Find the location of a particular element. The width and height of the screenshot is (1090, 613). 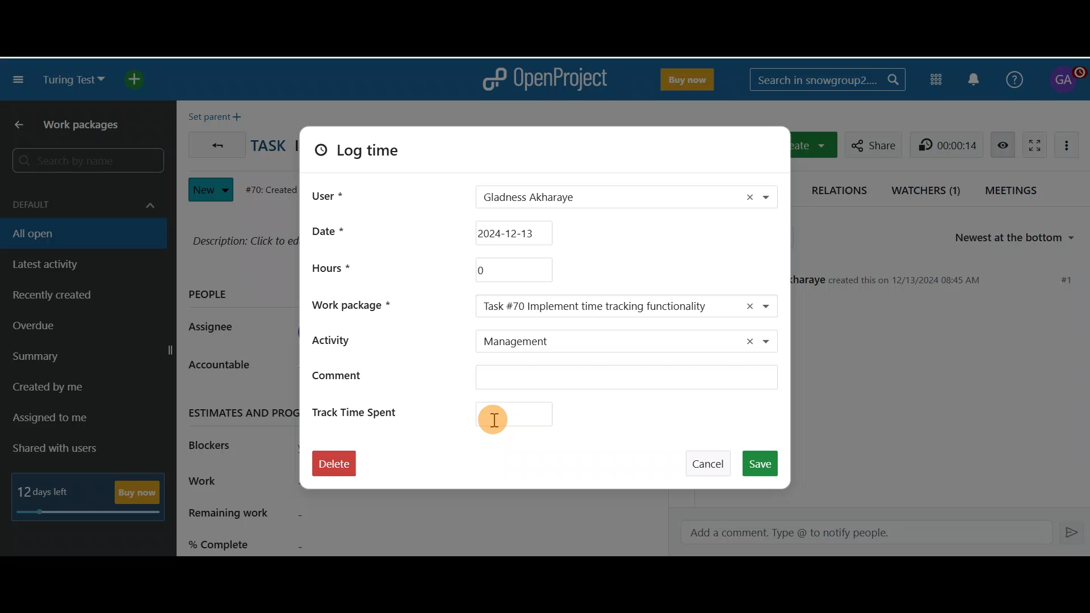

Remove is located at coordinates (744, 342).